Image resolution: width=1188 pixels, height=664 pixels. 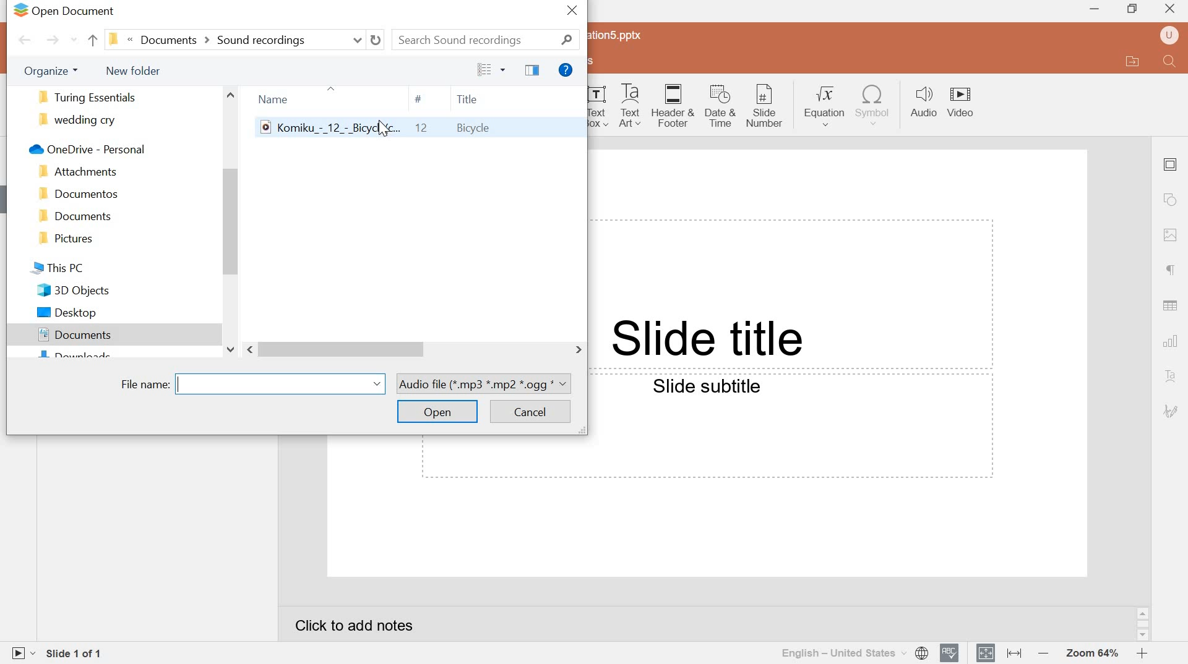 I want to click on wedding cry folder, so click(x=77, y=122).